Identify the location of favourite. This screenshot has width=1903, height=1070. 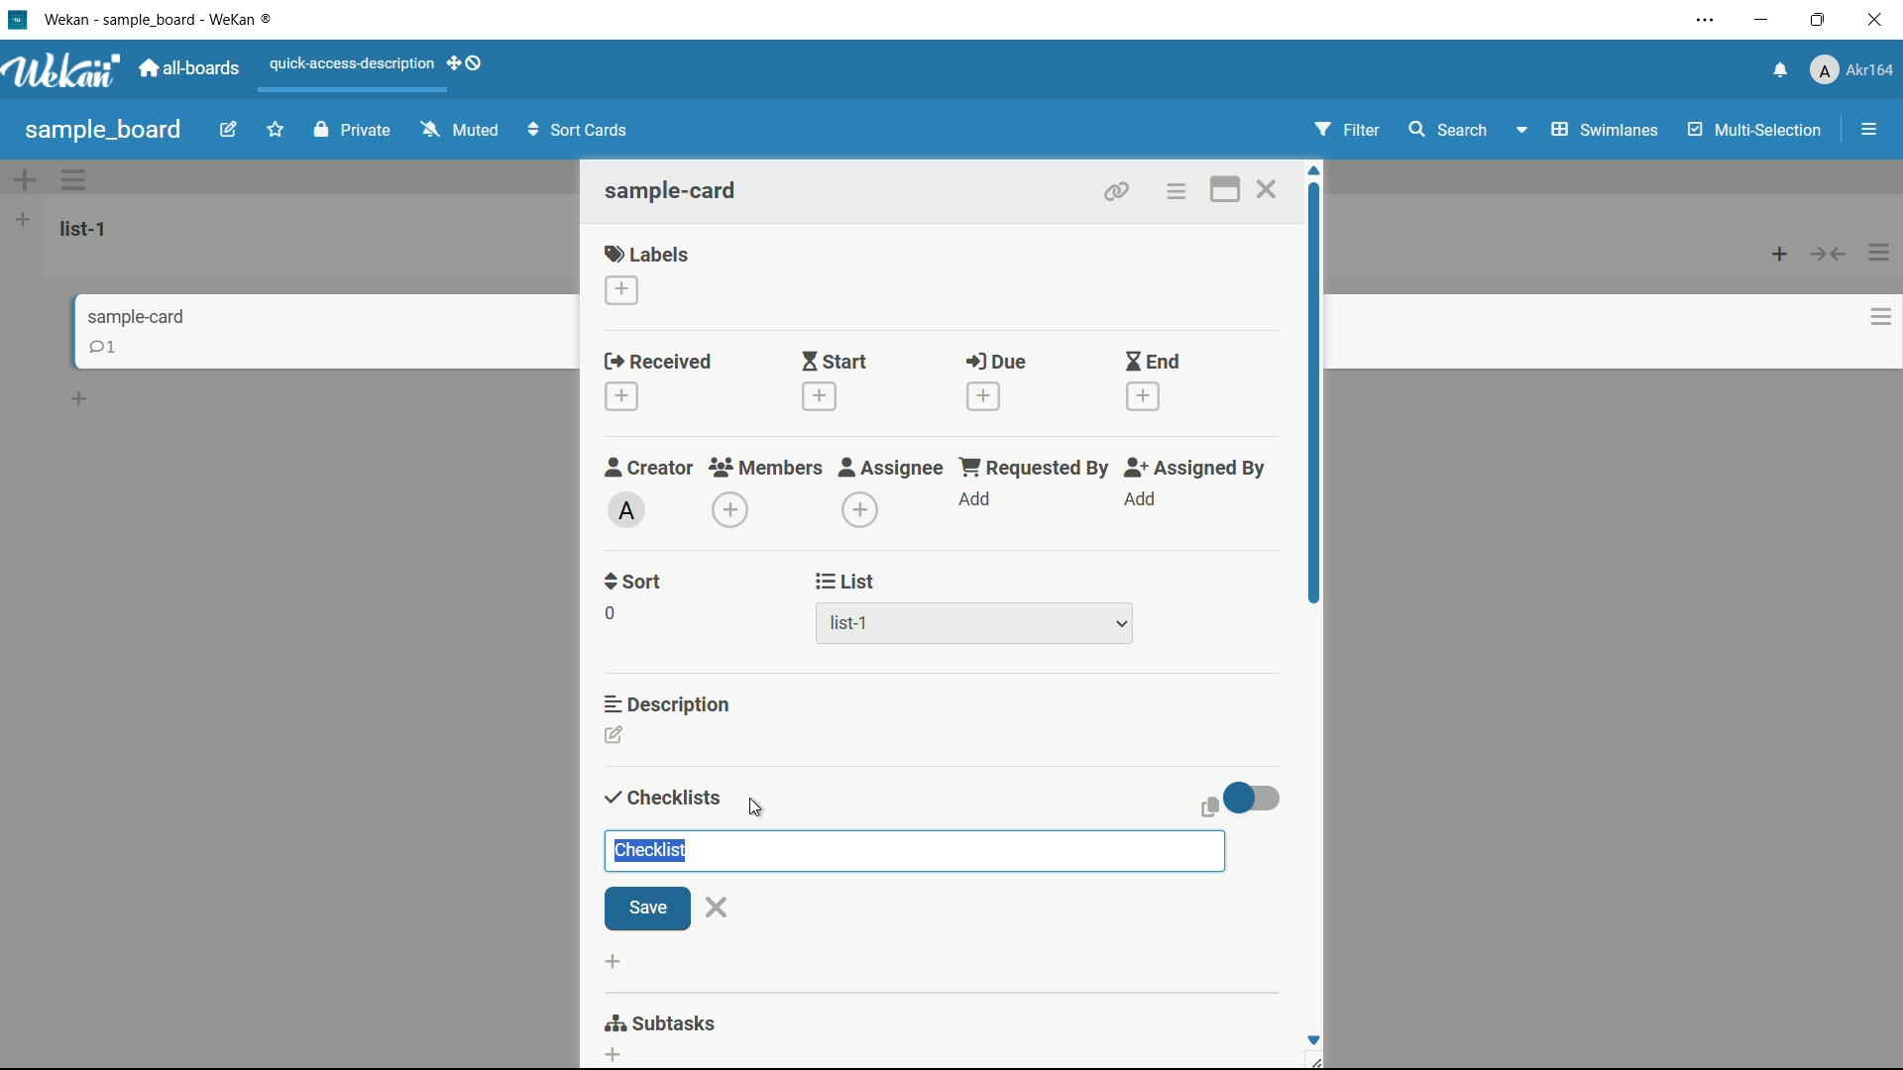
(276, 126).